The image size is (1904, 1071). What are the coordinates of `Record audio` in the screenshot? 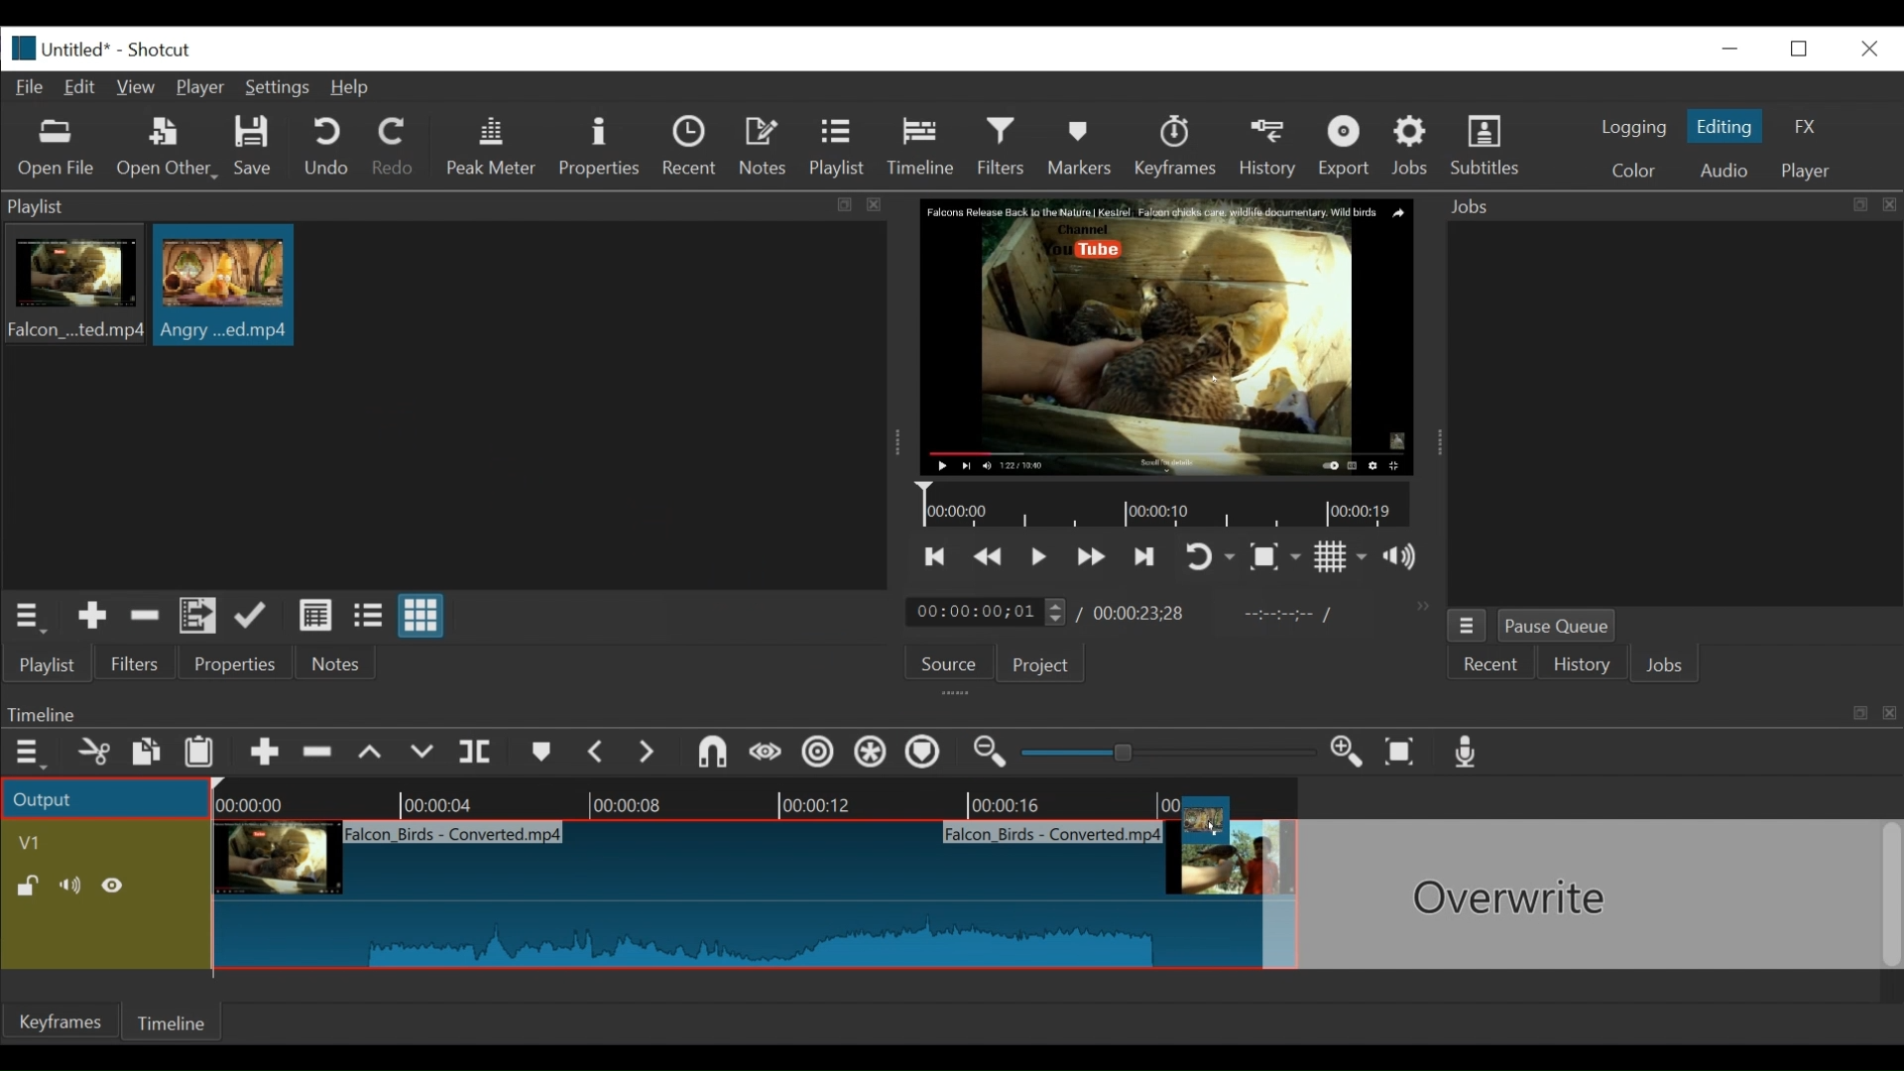 It's located at (1468, 757).